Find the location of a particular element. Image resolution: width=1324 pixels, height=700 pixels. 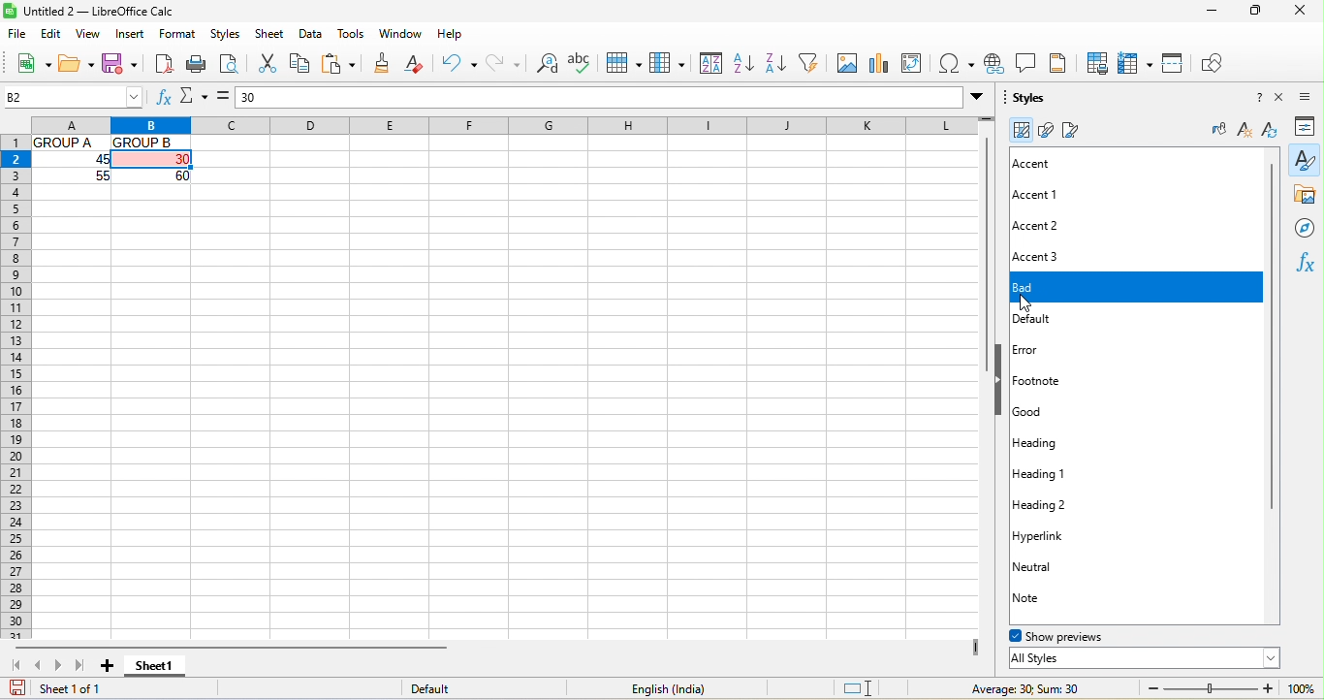

minimize is located at coordinates (1210, 11).